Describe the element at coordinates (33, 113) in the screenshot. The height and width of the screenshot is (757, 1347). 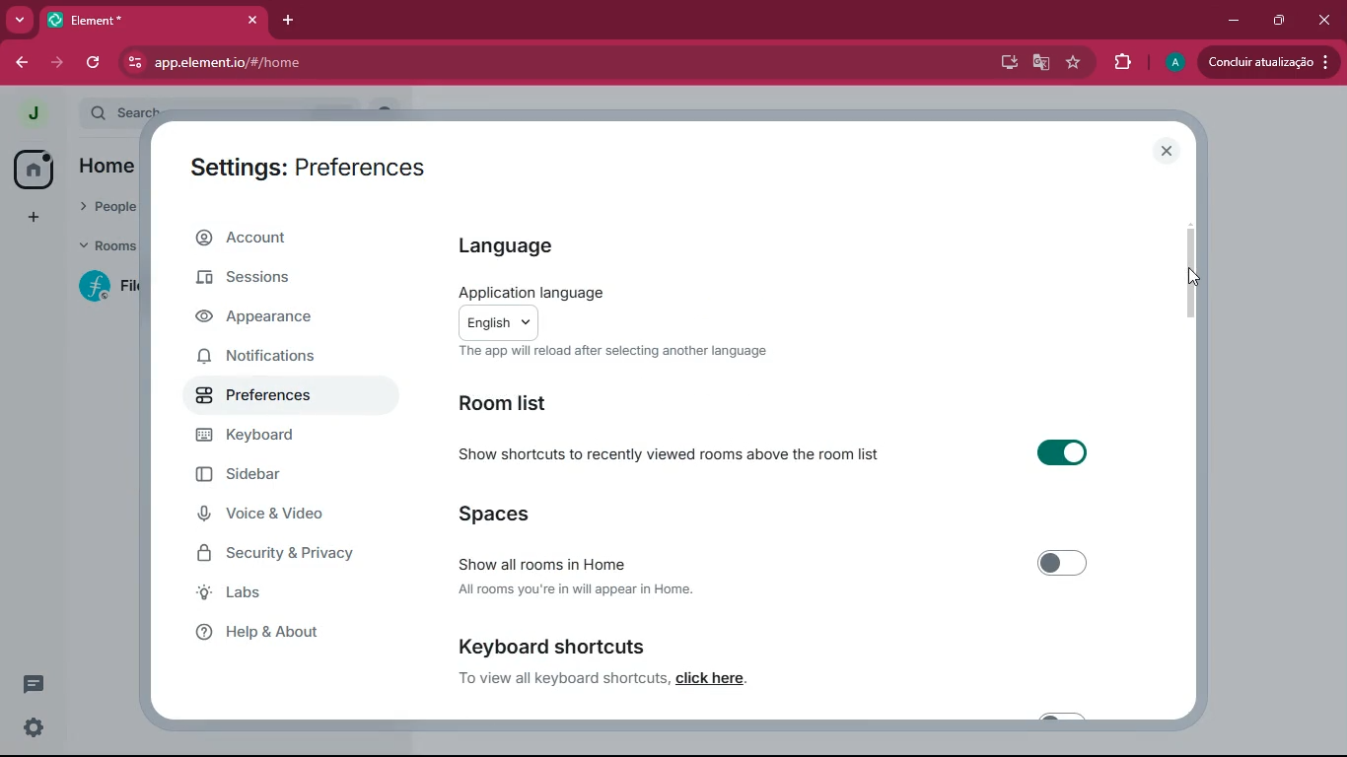
I see `profile picture` at that location.